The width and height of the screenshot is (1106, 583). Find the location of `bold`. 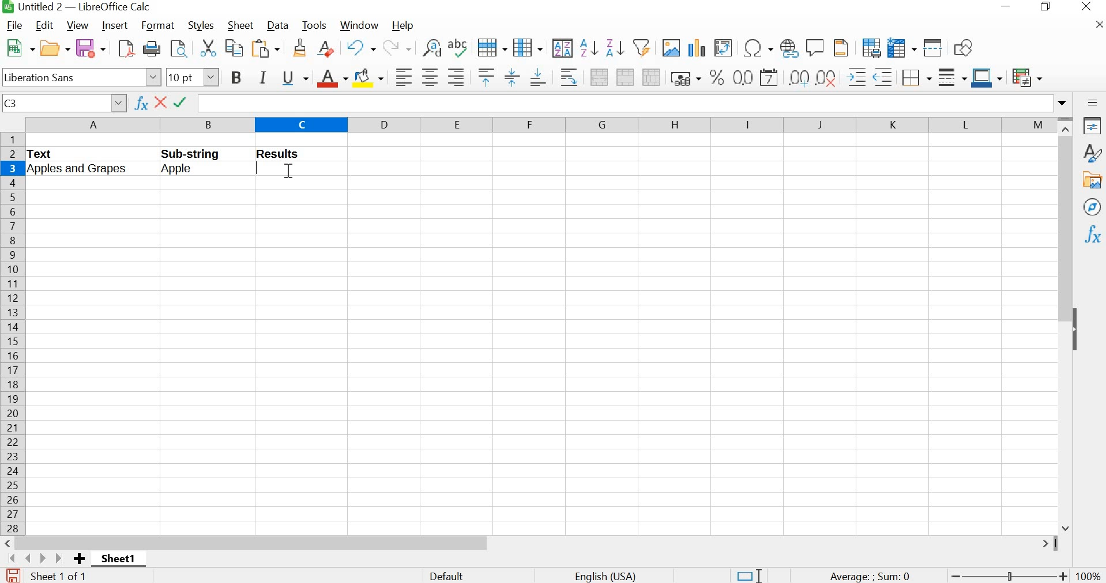

bold is located at coordinates (235, 78).